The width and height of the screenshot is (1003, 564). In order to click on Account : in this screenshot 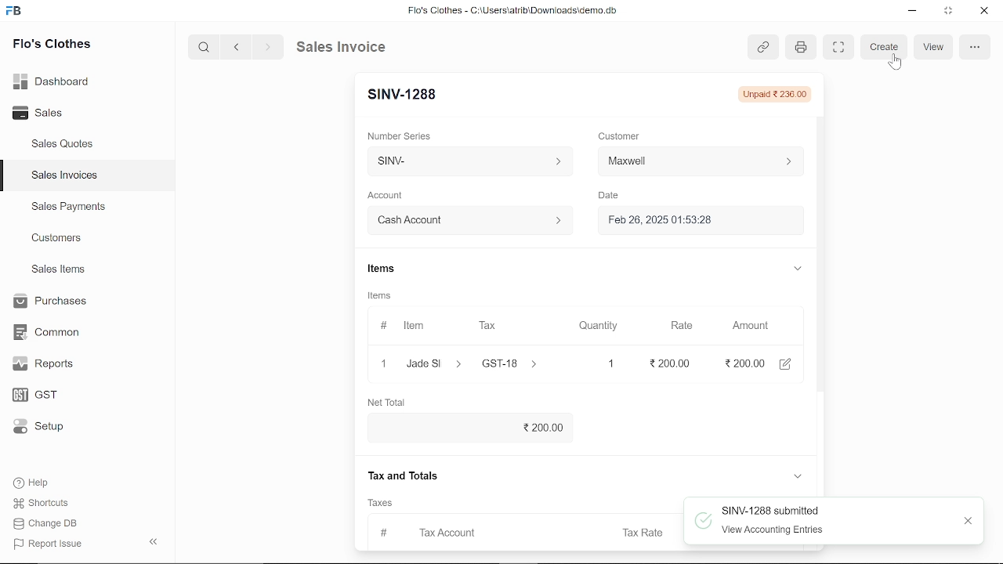, I will do `click(469, 219)`.